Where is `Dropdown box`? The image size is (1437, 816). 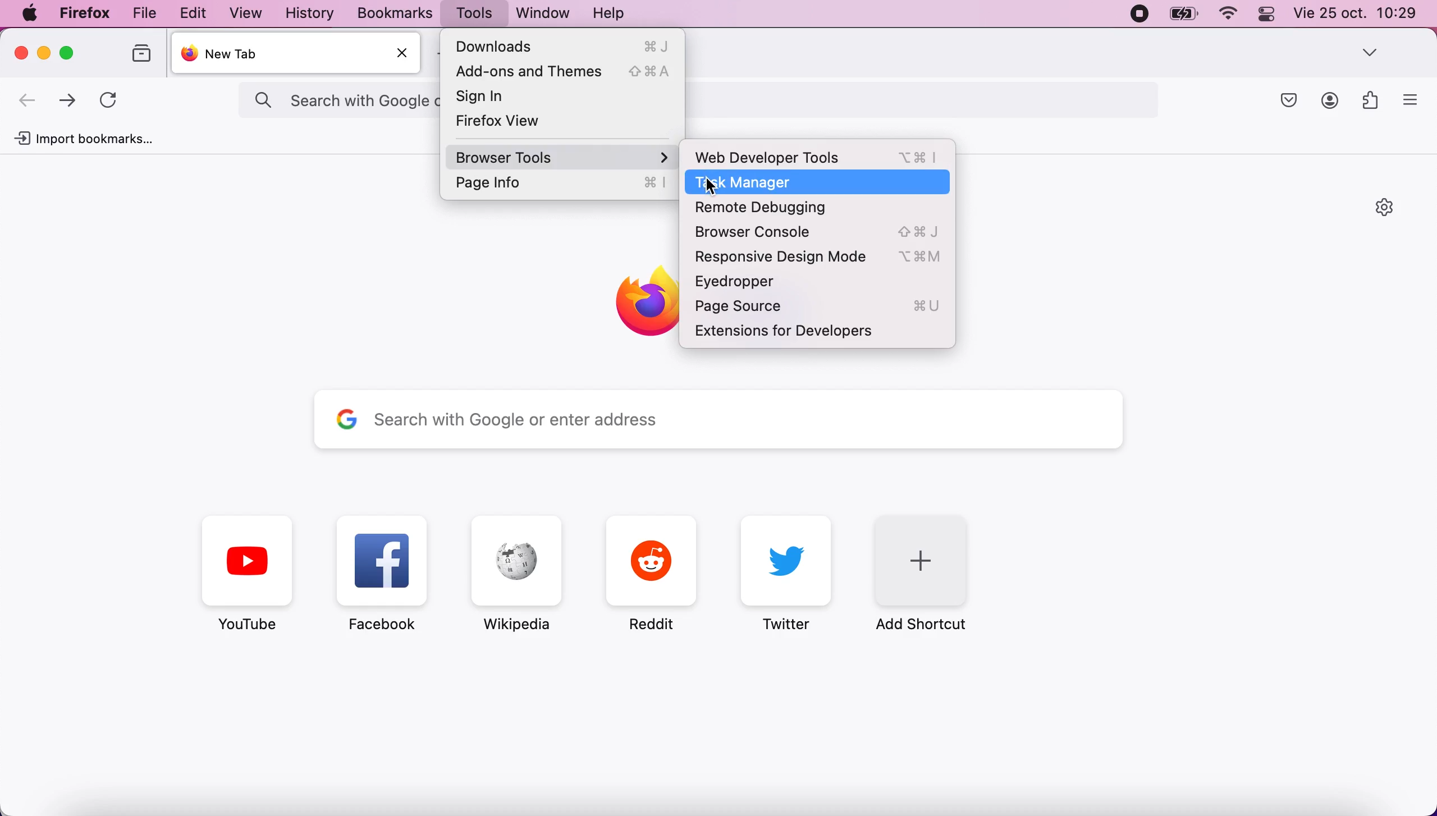 Dropdown box is located at coordinates (1371, 51).